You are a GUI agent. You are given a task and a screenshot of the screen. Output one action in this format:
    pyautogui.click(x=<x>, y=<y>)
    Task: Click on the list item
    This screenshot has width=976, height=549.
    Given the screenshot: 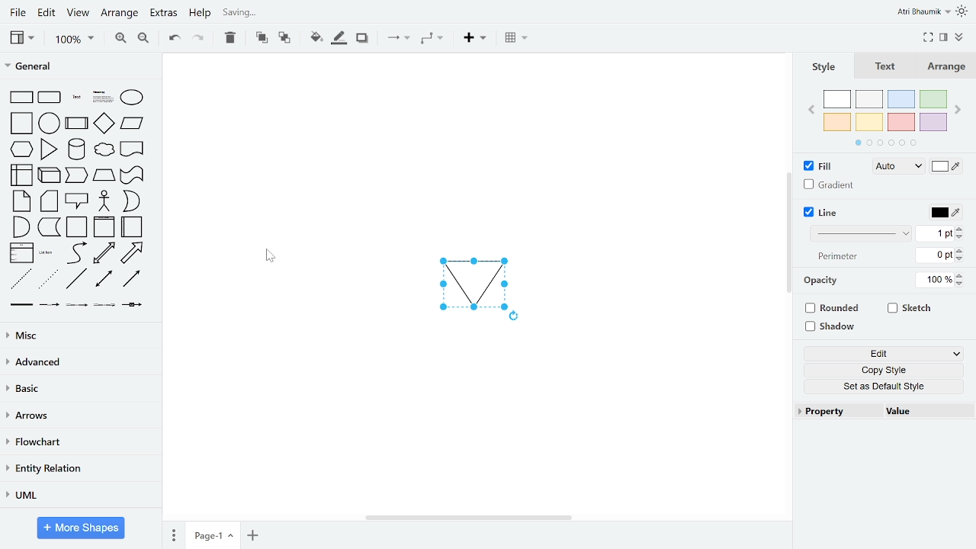 What is the action you would take?
    pyautogui.click(x=47, y=254)
    